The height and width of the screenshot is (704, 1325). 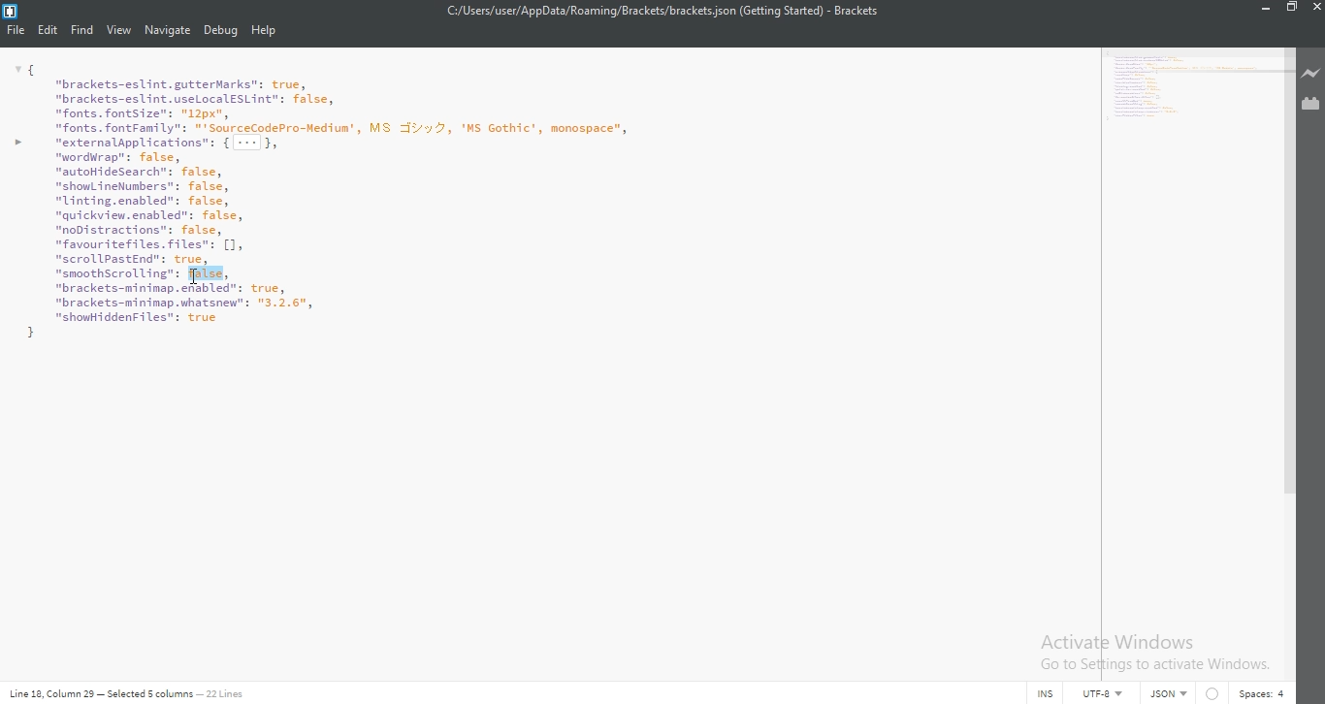 What do you see at coordinates (82, 31) in the screenshot?
I see `Find` at bounding box center [82, 31].